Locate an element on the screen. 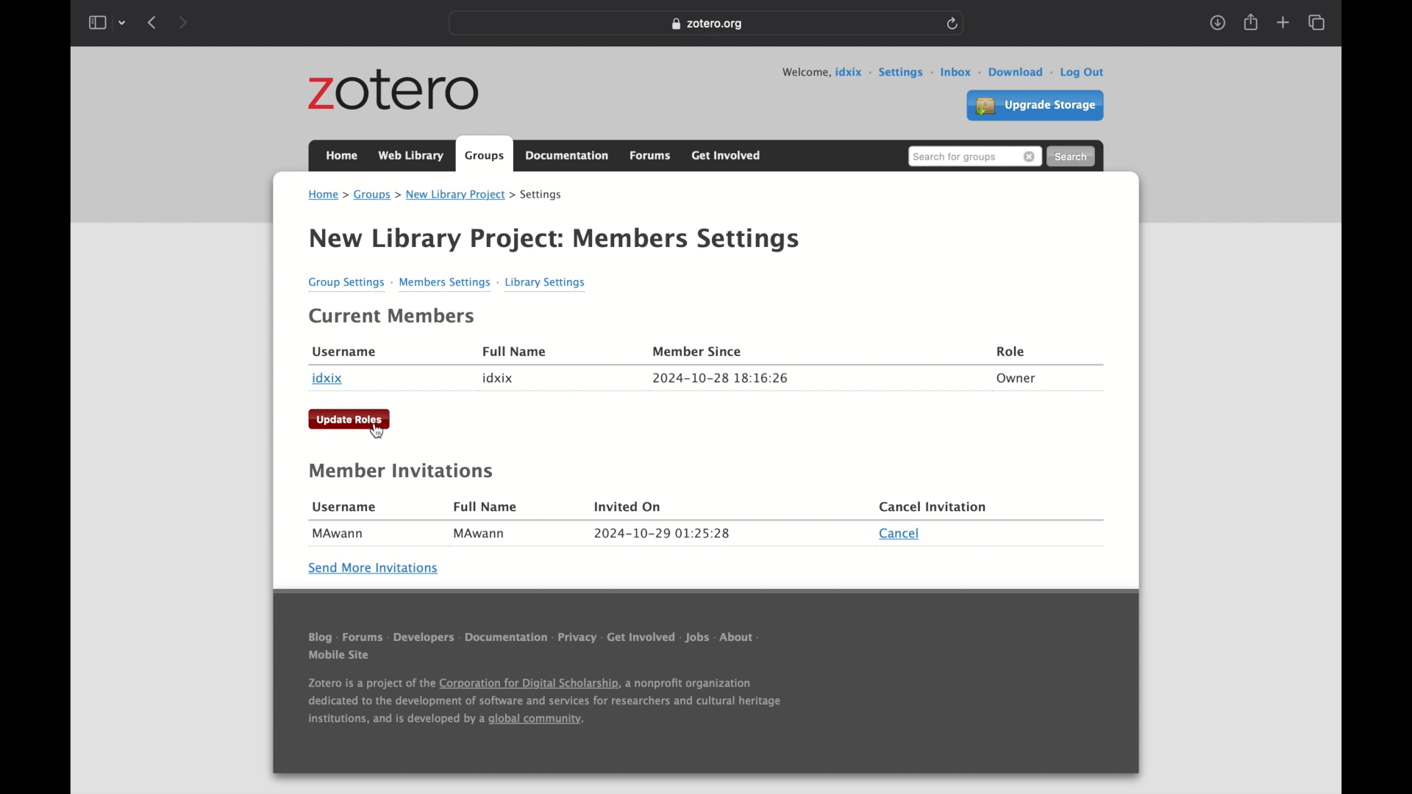 Image resolution: width=1412 pixels, height=794 pixels. show next page is located at coordinates (182, 22).